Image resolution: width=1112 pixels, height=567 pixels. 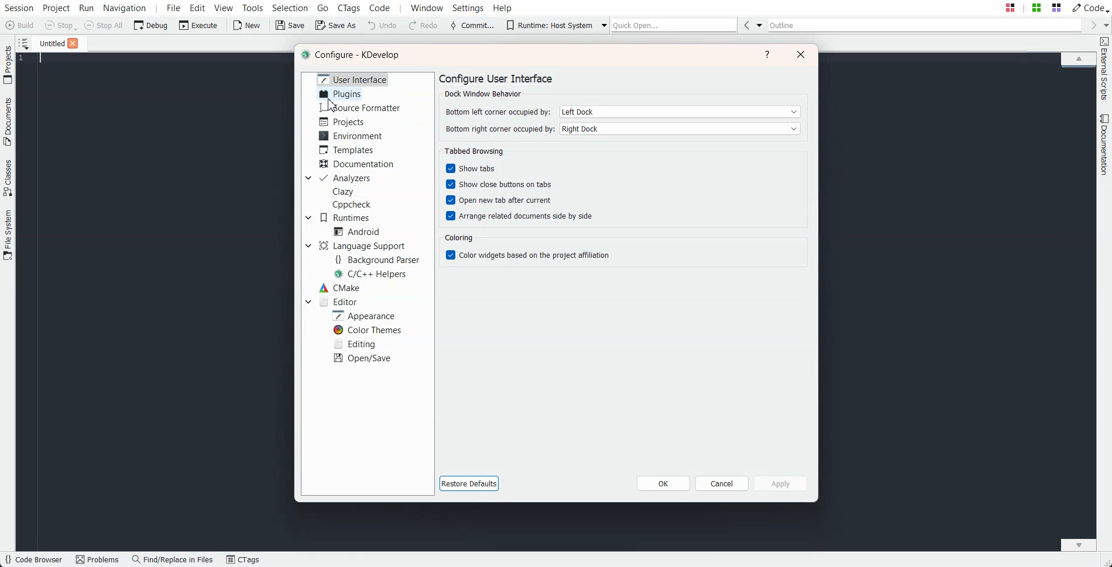 I want to click on Quick Open, so click(x=1033, y=8).